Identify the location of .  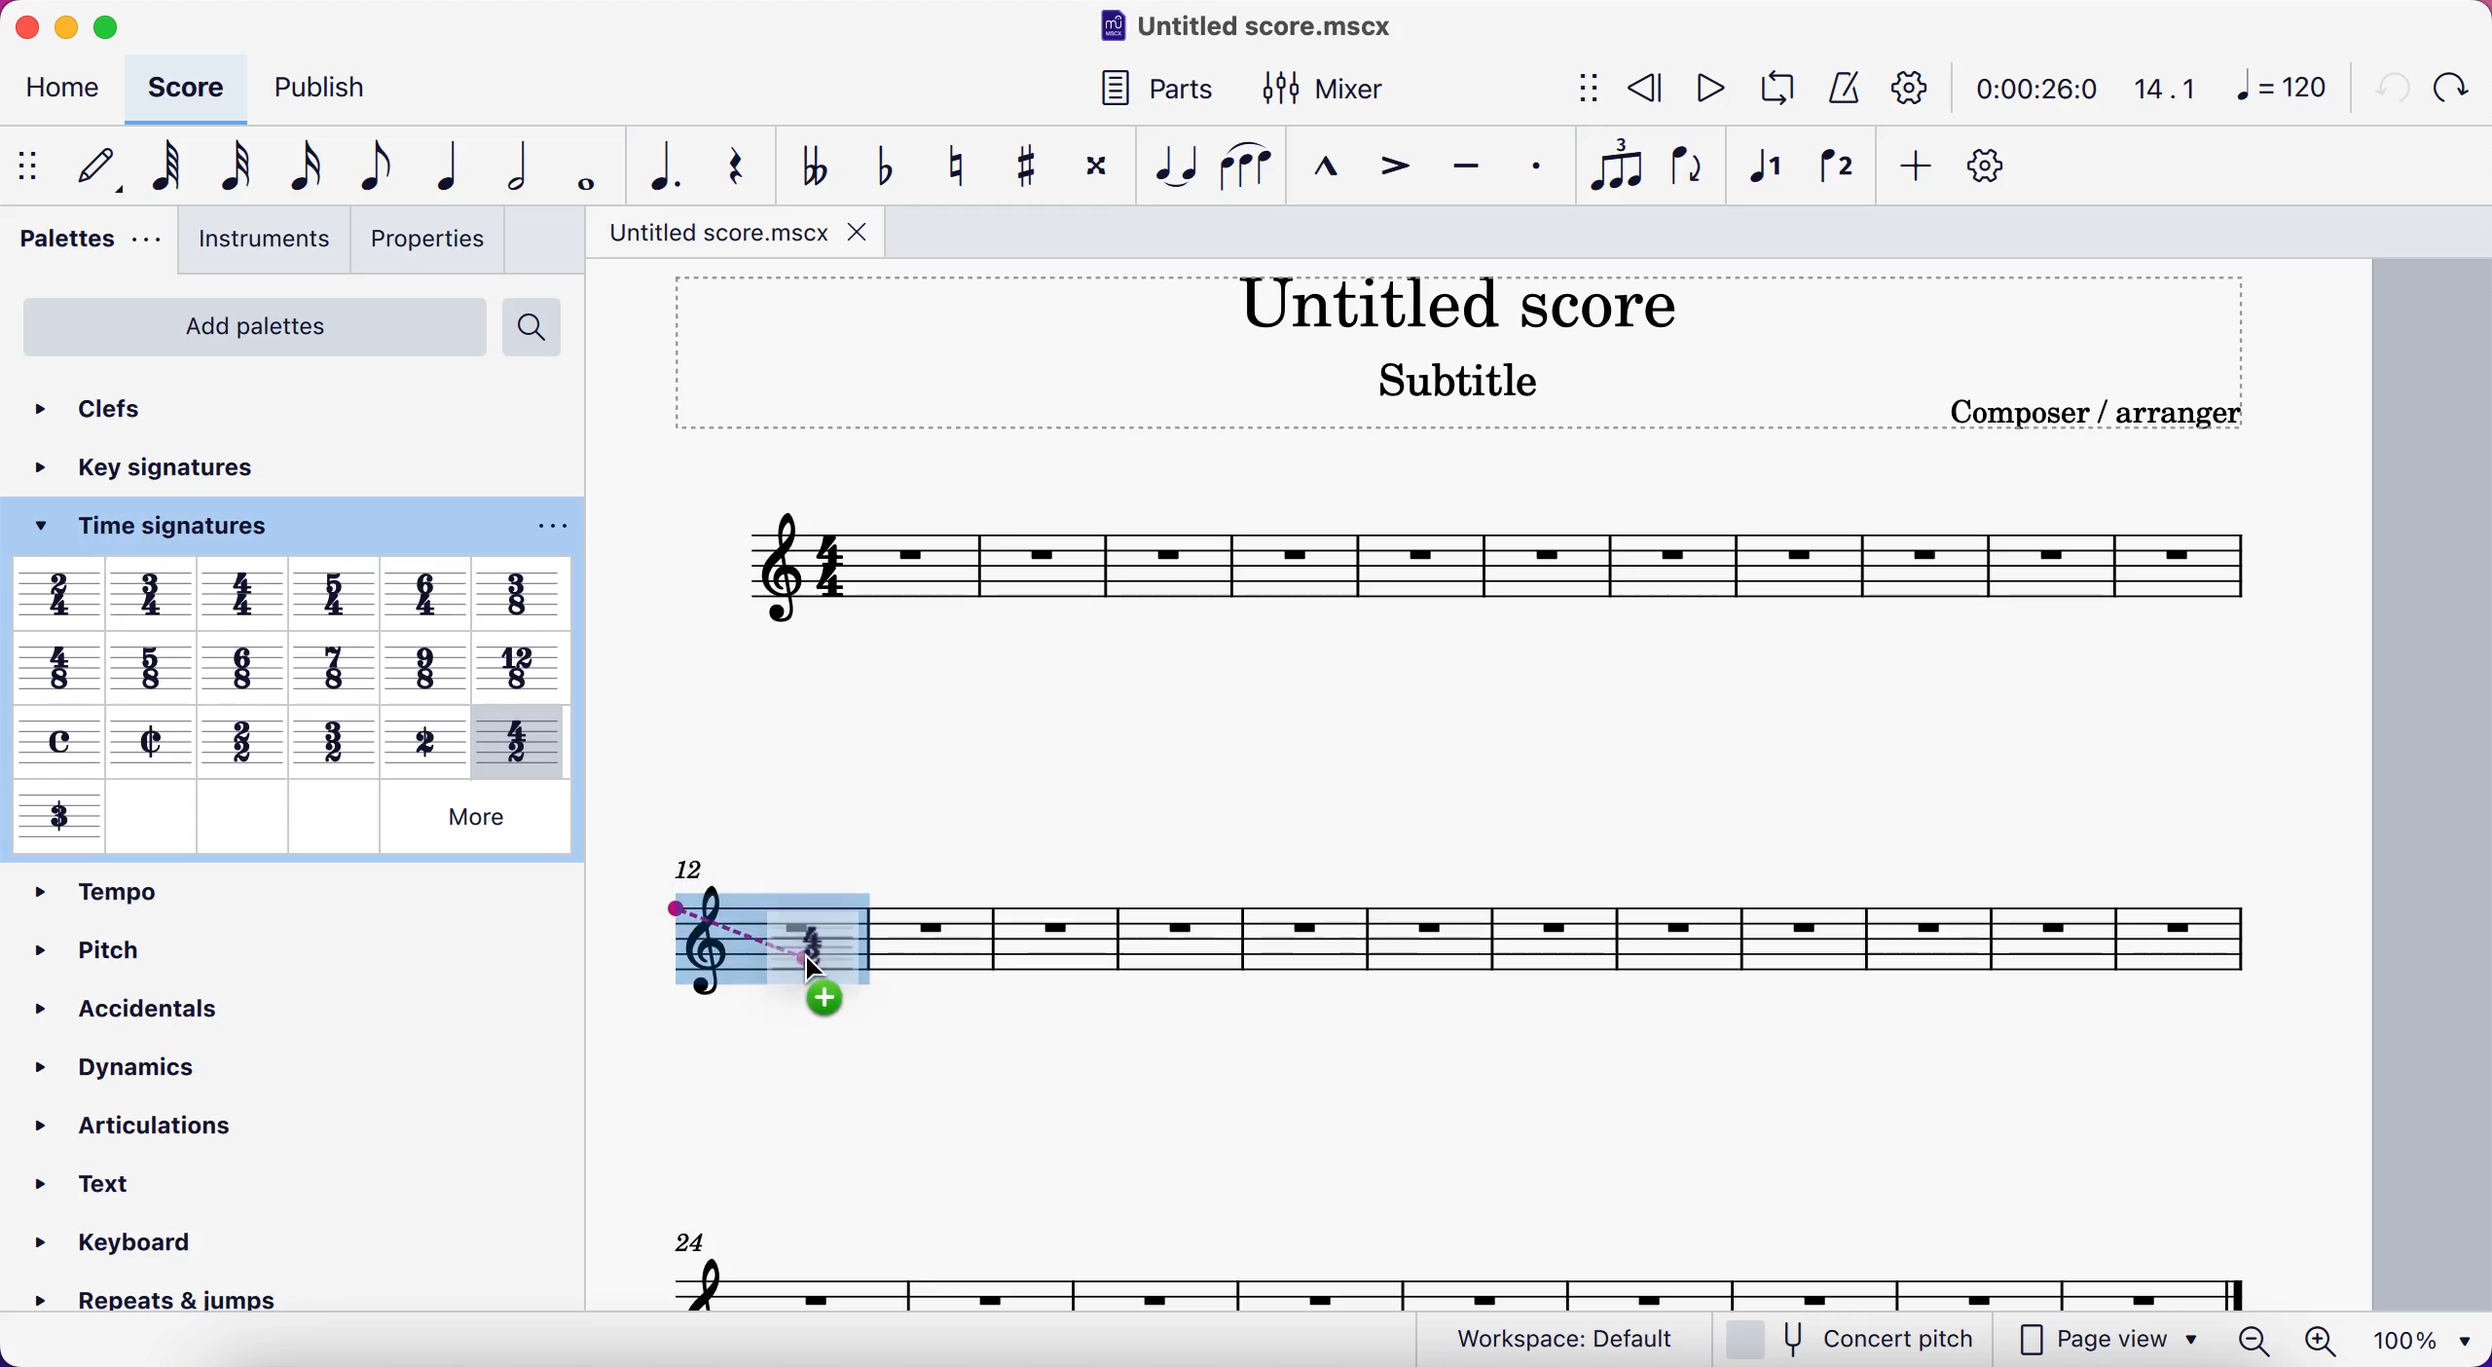
(332, 820).